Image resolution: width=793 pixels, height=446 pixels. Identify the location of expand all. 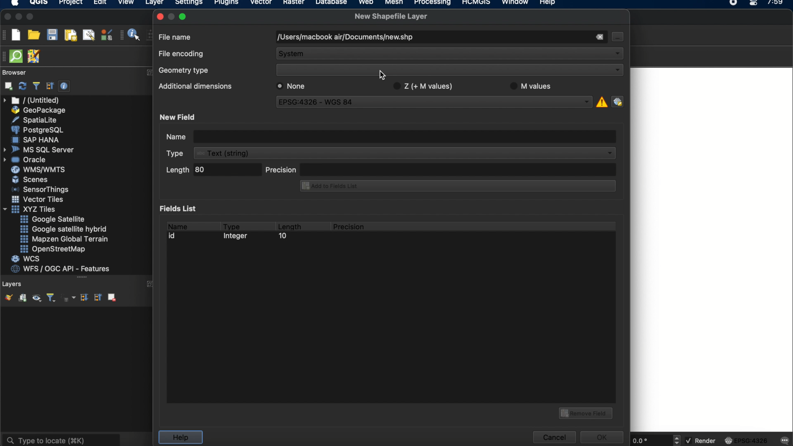
(83, 298).